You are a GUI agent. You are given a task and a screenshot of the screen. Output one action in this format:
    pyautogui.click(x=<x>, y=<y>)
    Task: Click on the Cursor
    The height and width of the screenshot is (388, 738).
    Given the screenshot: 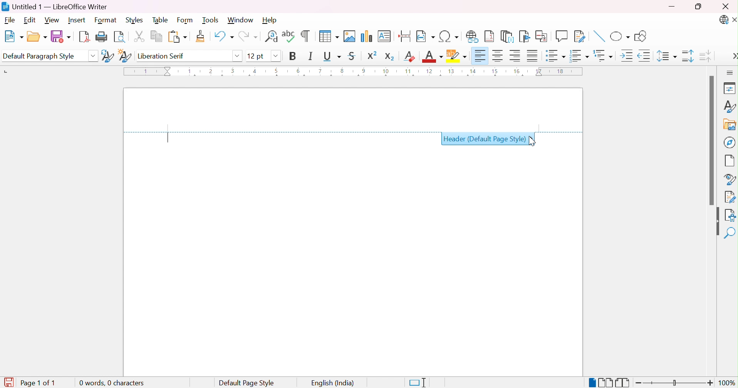 What is the action you would take?
    pyautogui.click(x=534, y=141)
    